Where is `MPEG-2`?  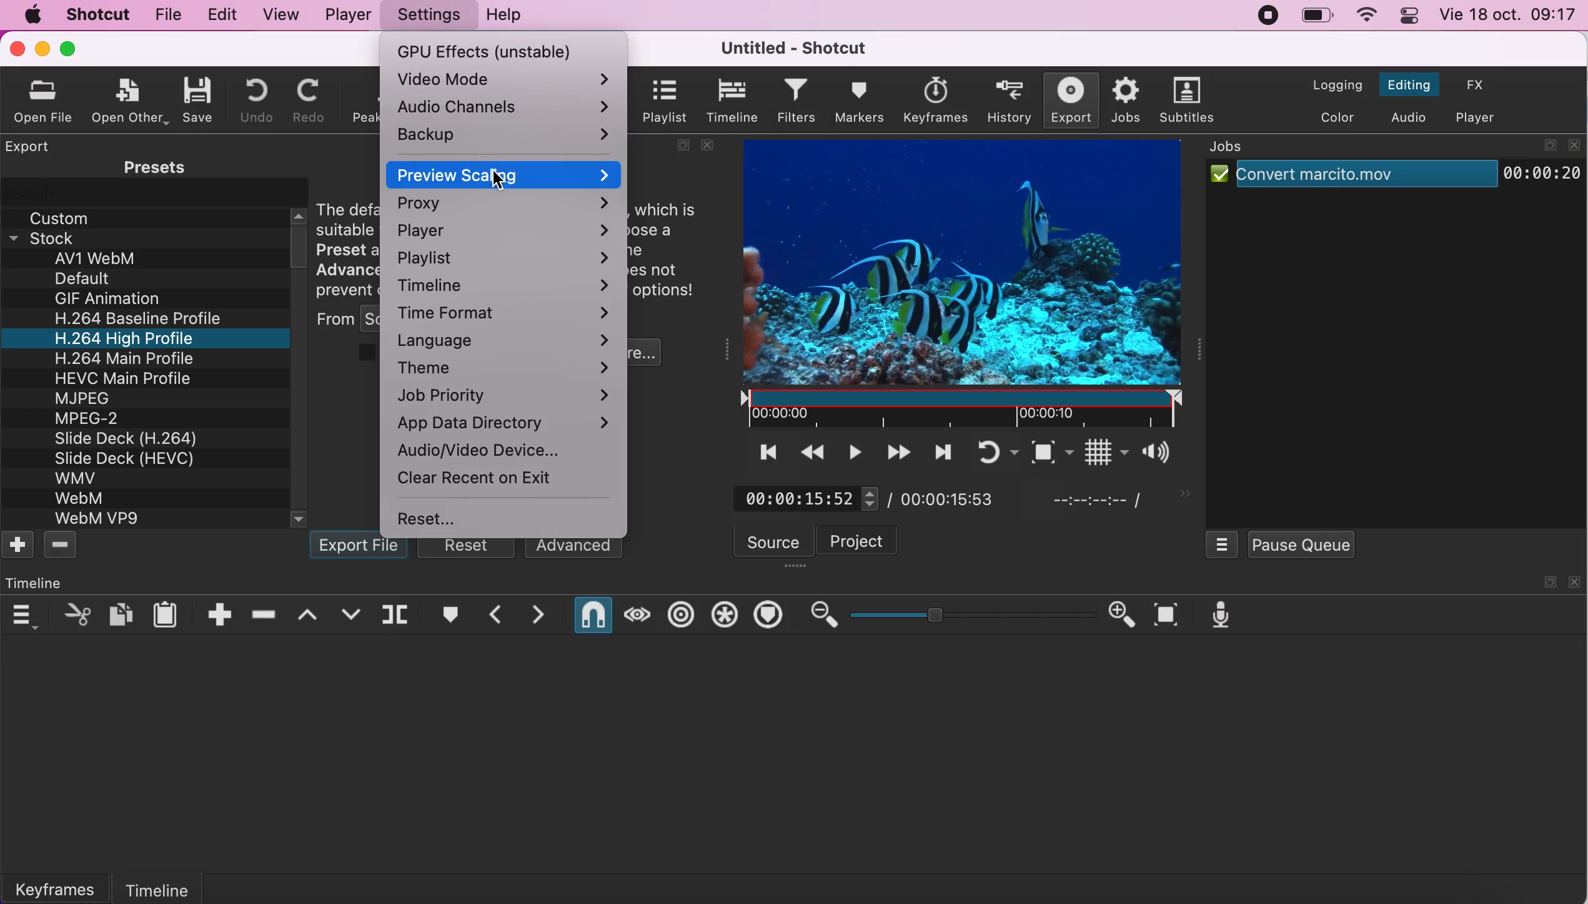
MPEG-2 is located at coordinates (94, 420).